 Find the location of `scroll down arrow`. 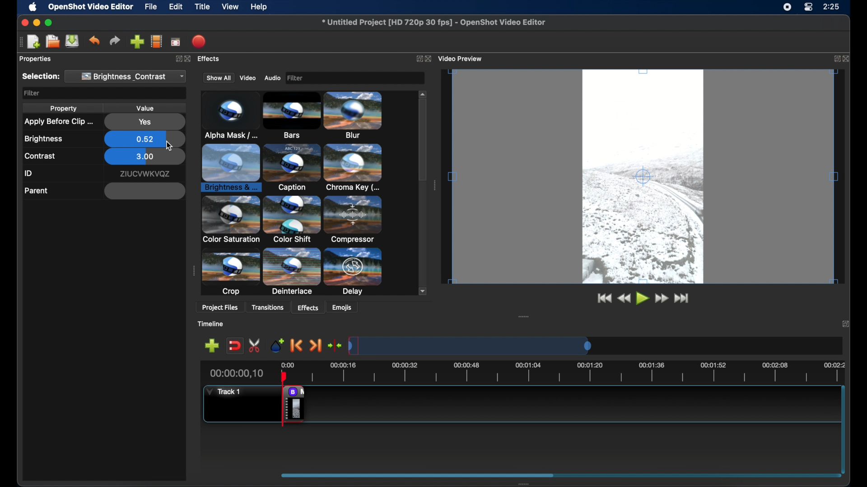

scroll down arrow is located at coordinates (420, 290).